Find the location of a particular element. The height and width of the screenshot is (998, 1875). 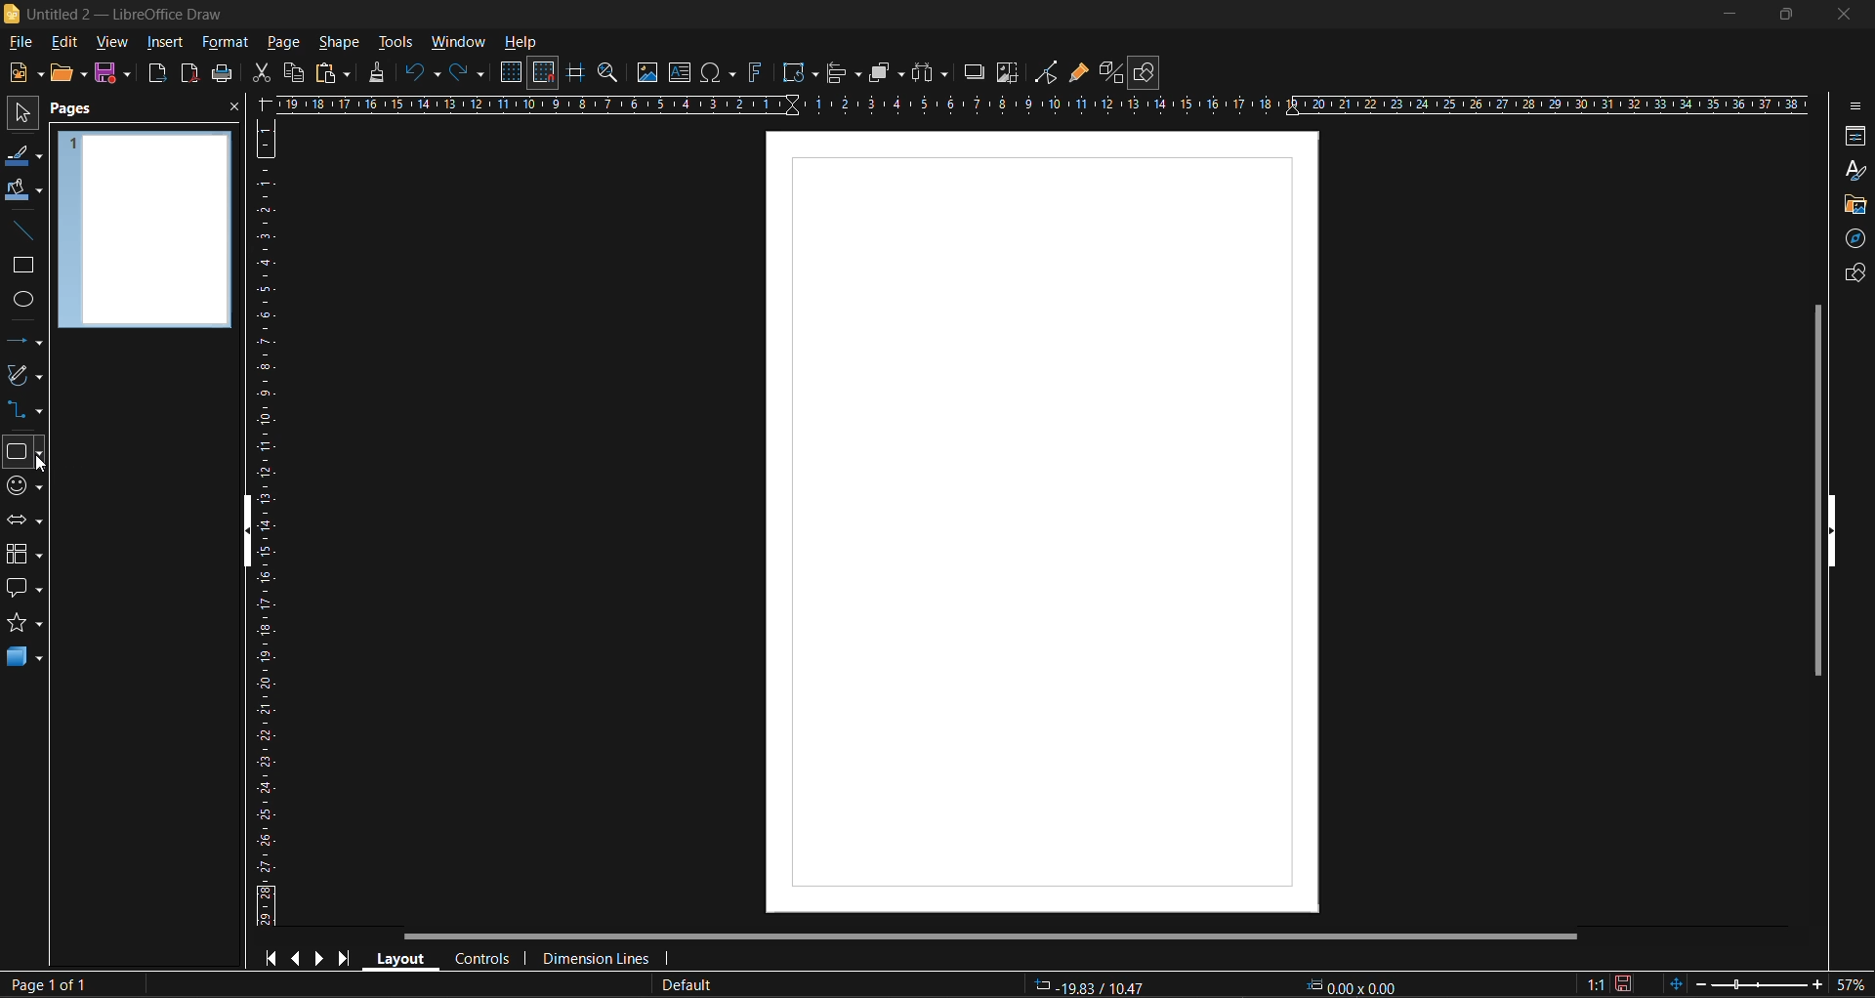

insert is located at coordinates (161, 42).